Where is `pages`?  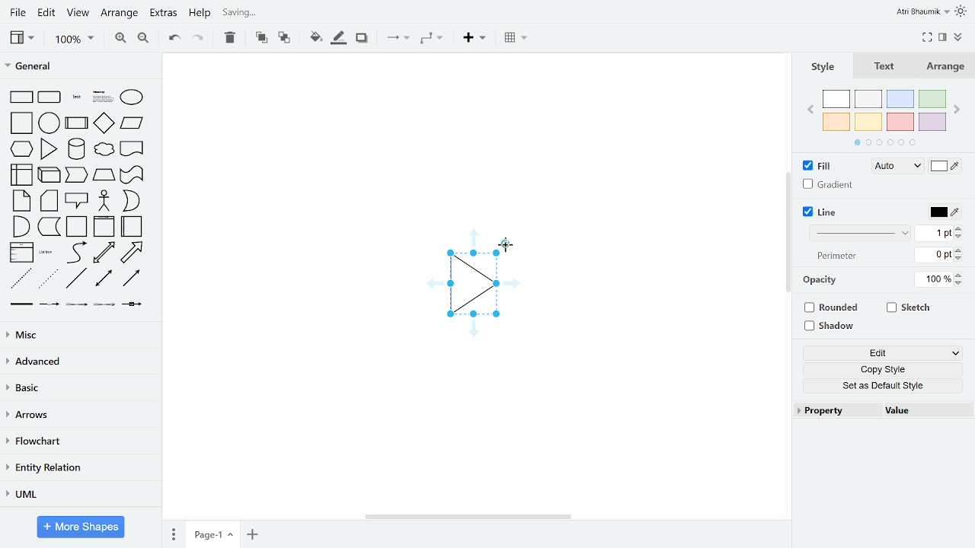 pages is located at coordinates (173, 534).